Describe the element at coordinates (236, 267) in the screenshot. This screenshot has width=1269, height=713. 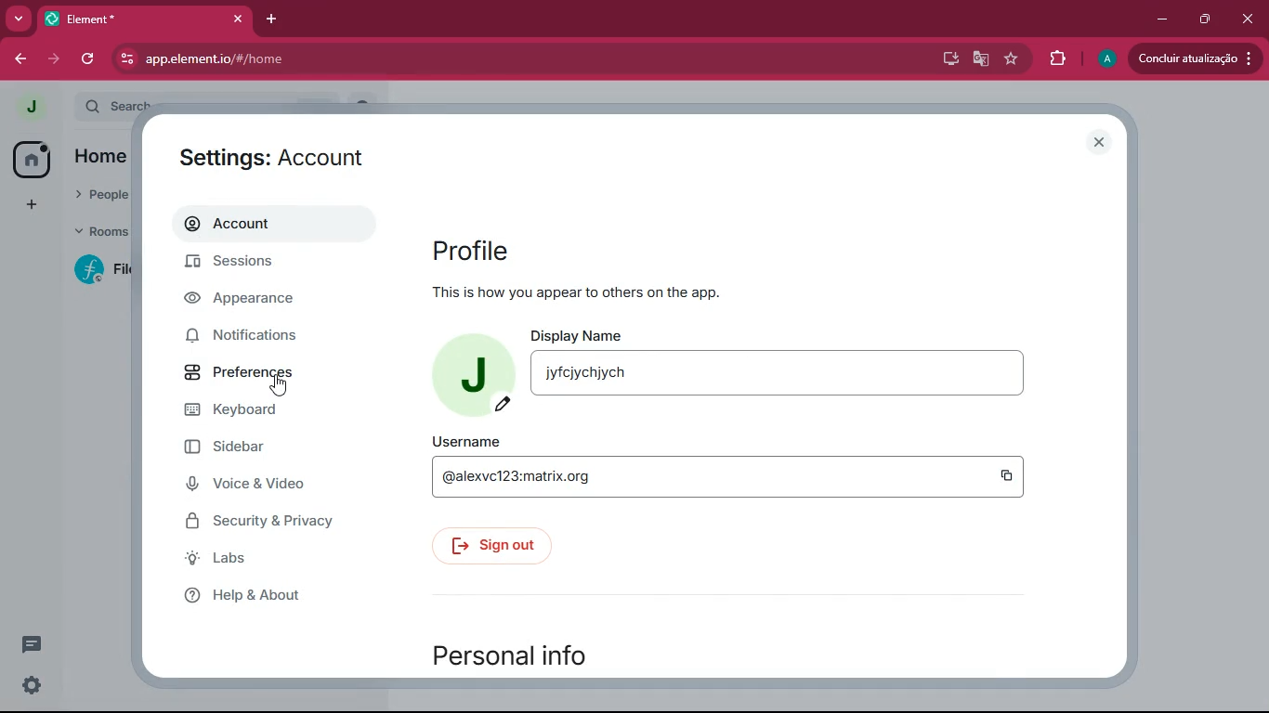
I see `sessions` at that location.